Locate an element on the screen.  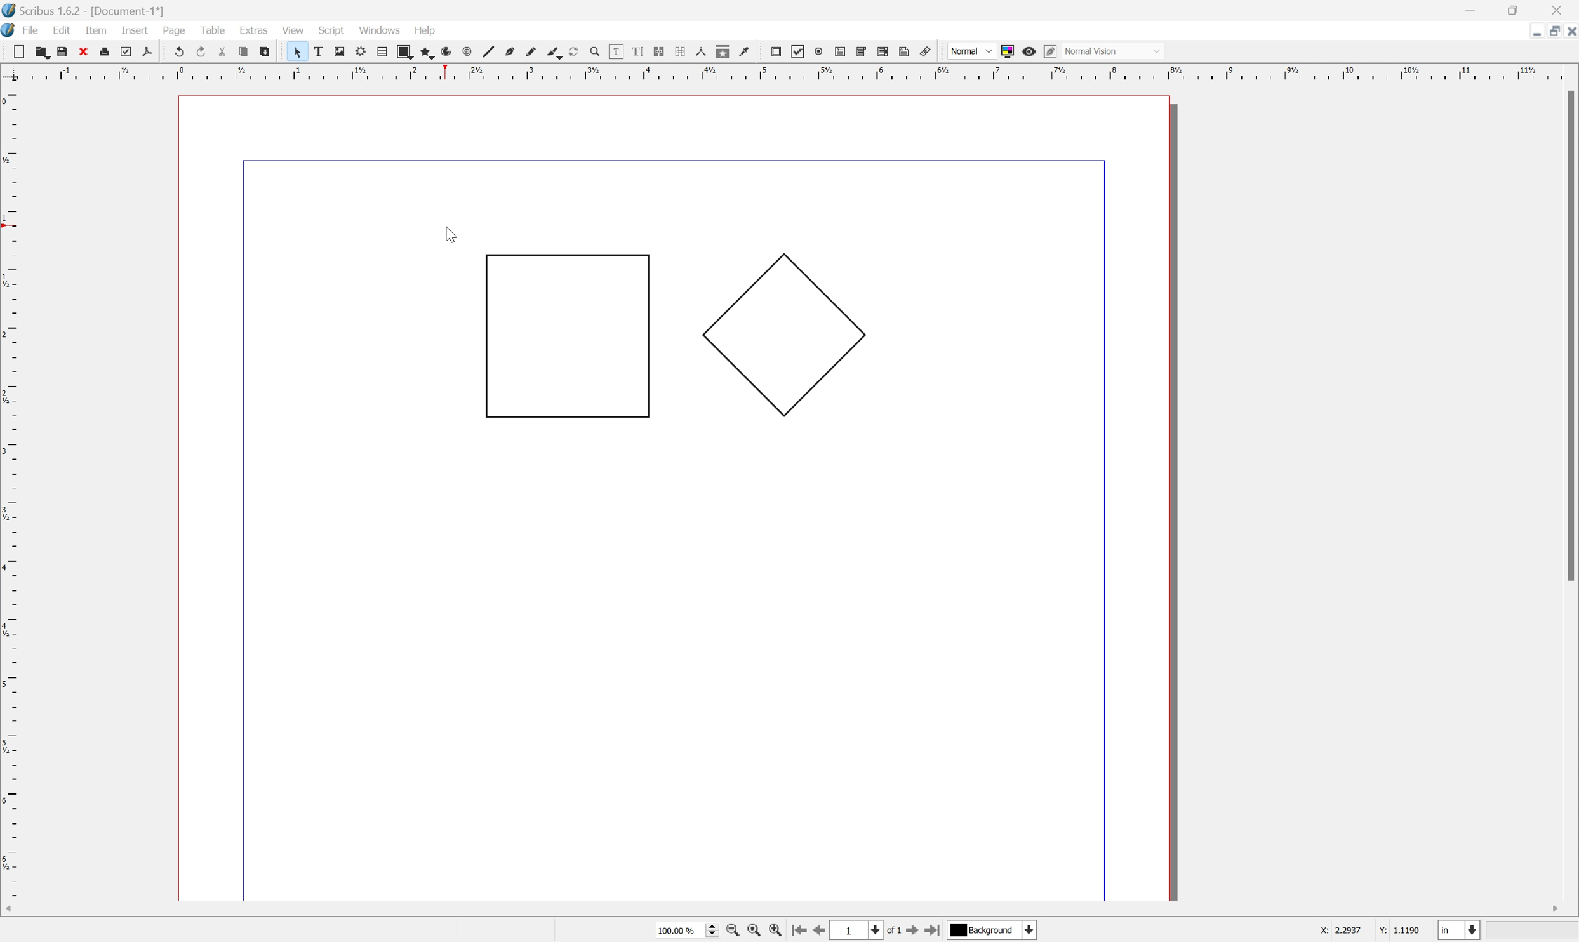
select item is located at coordinates (293, 52).